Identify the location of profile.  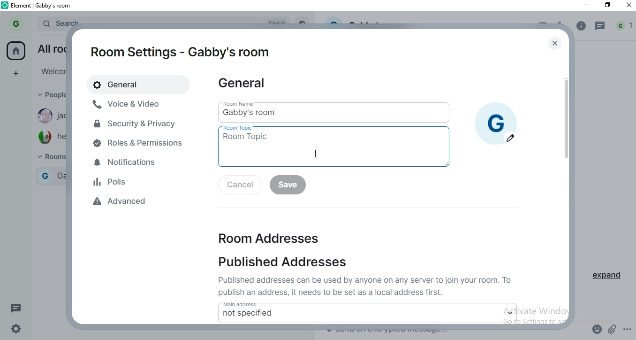
(15, 23).